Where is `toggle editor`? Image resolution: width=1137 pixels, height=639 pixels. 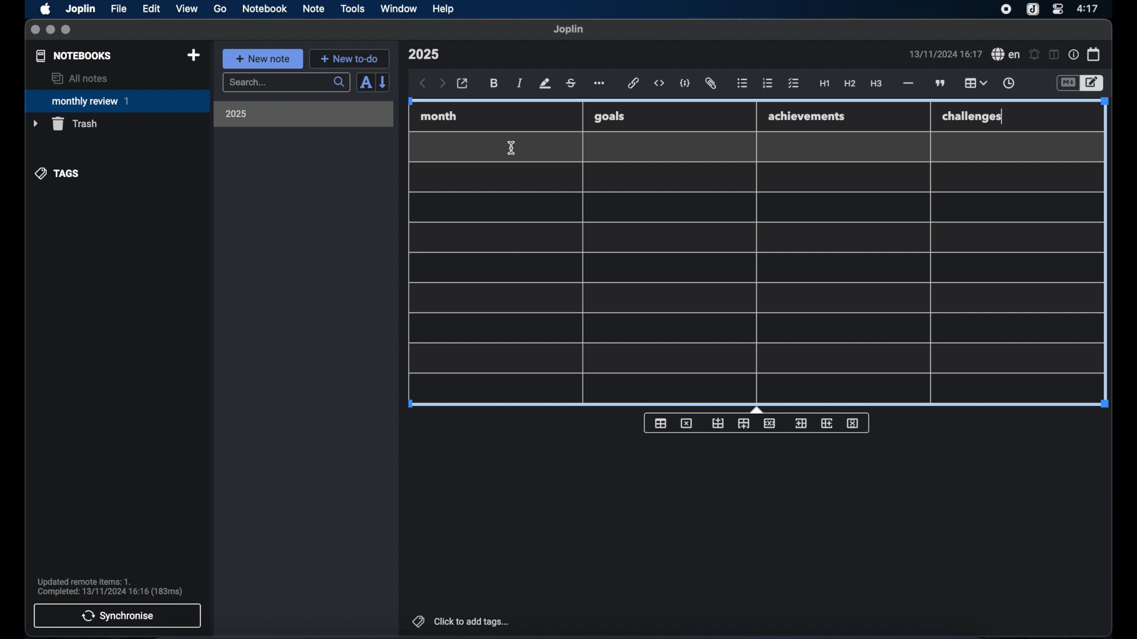 toggle editor is located at coordinates (1094, 83).